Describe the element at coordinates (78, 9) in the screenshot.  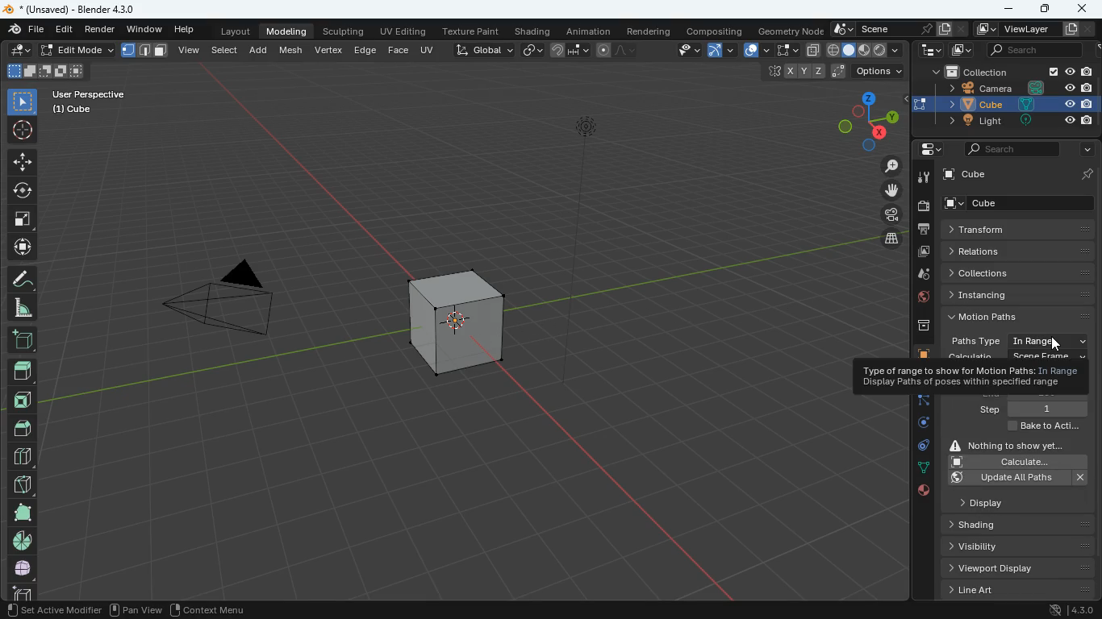
I see `blender` at that location.